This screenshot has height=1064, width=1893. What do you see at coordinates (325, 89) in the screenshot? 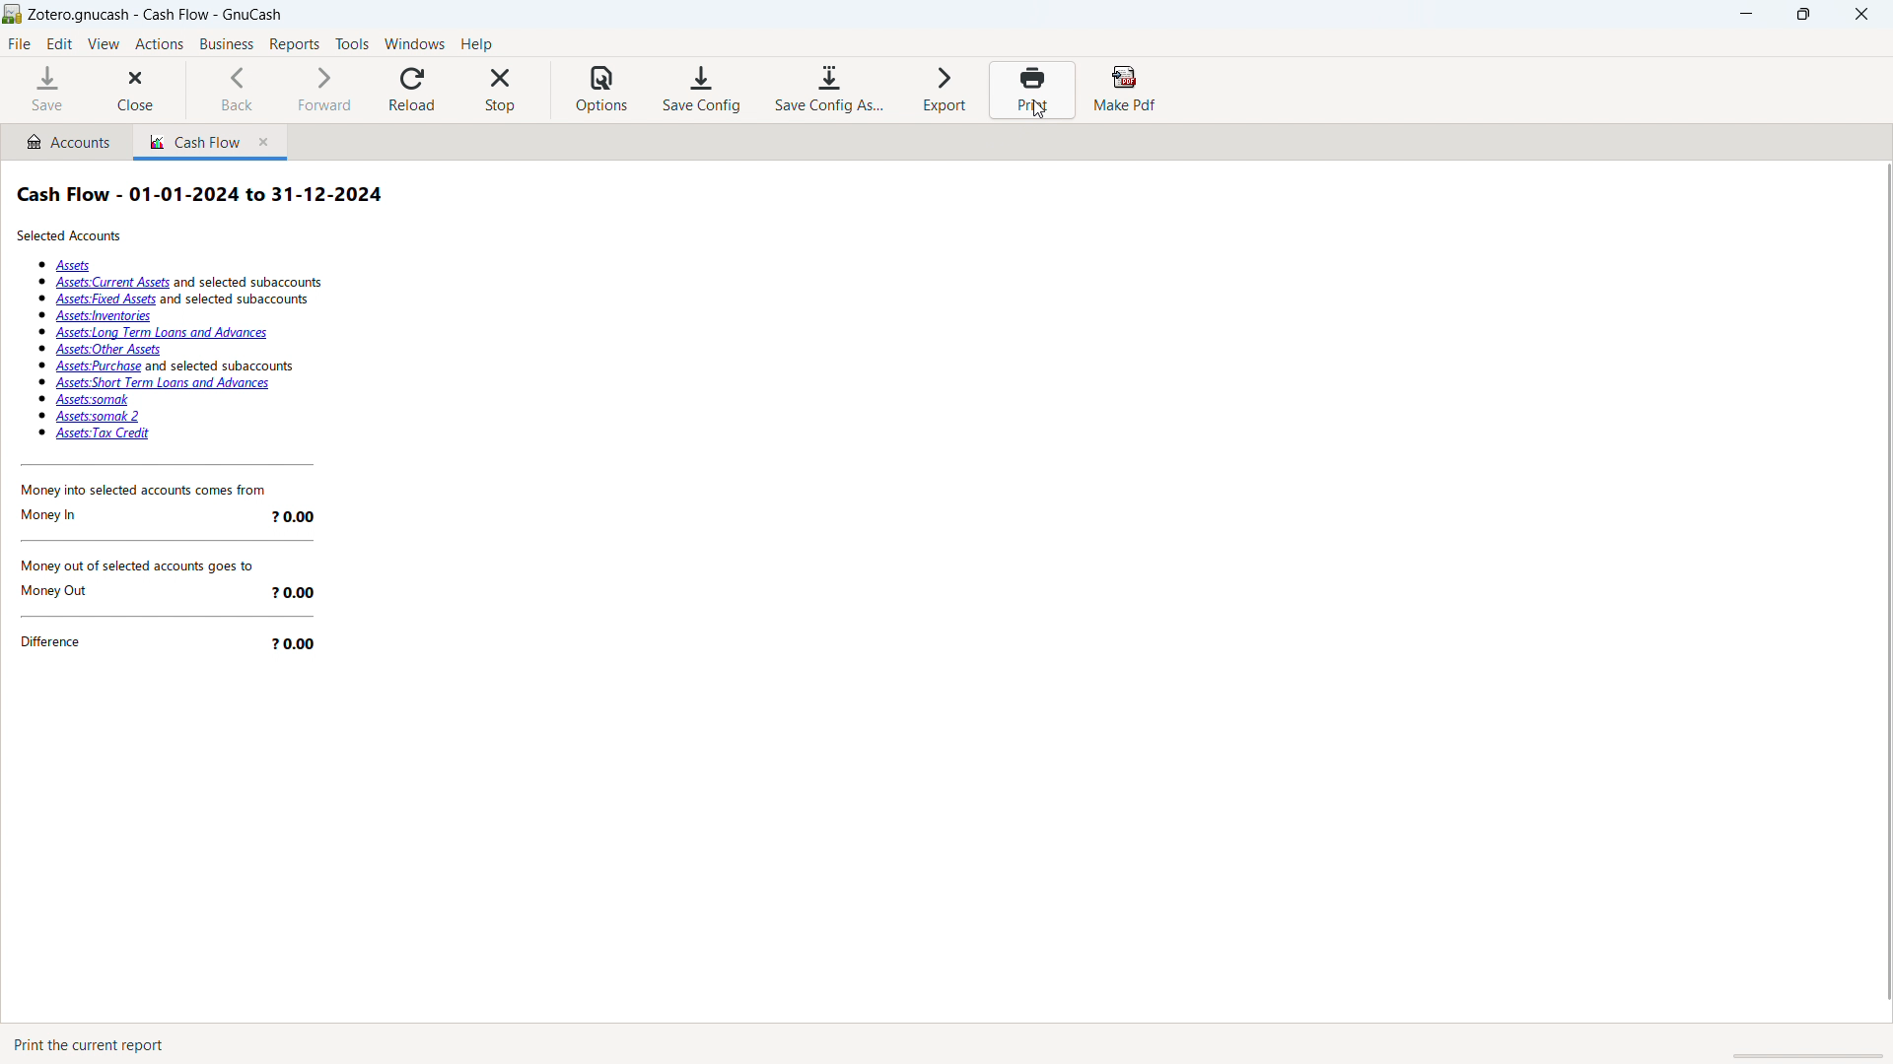
I see `forward` at bounding box center [325, 89].